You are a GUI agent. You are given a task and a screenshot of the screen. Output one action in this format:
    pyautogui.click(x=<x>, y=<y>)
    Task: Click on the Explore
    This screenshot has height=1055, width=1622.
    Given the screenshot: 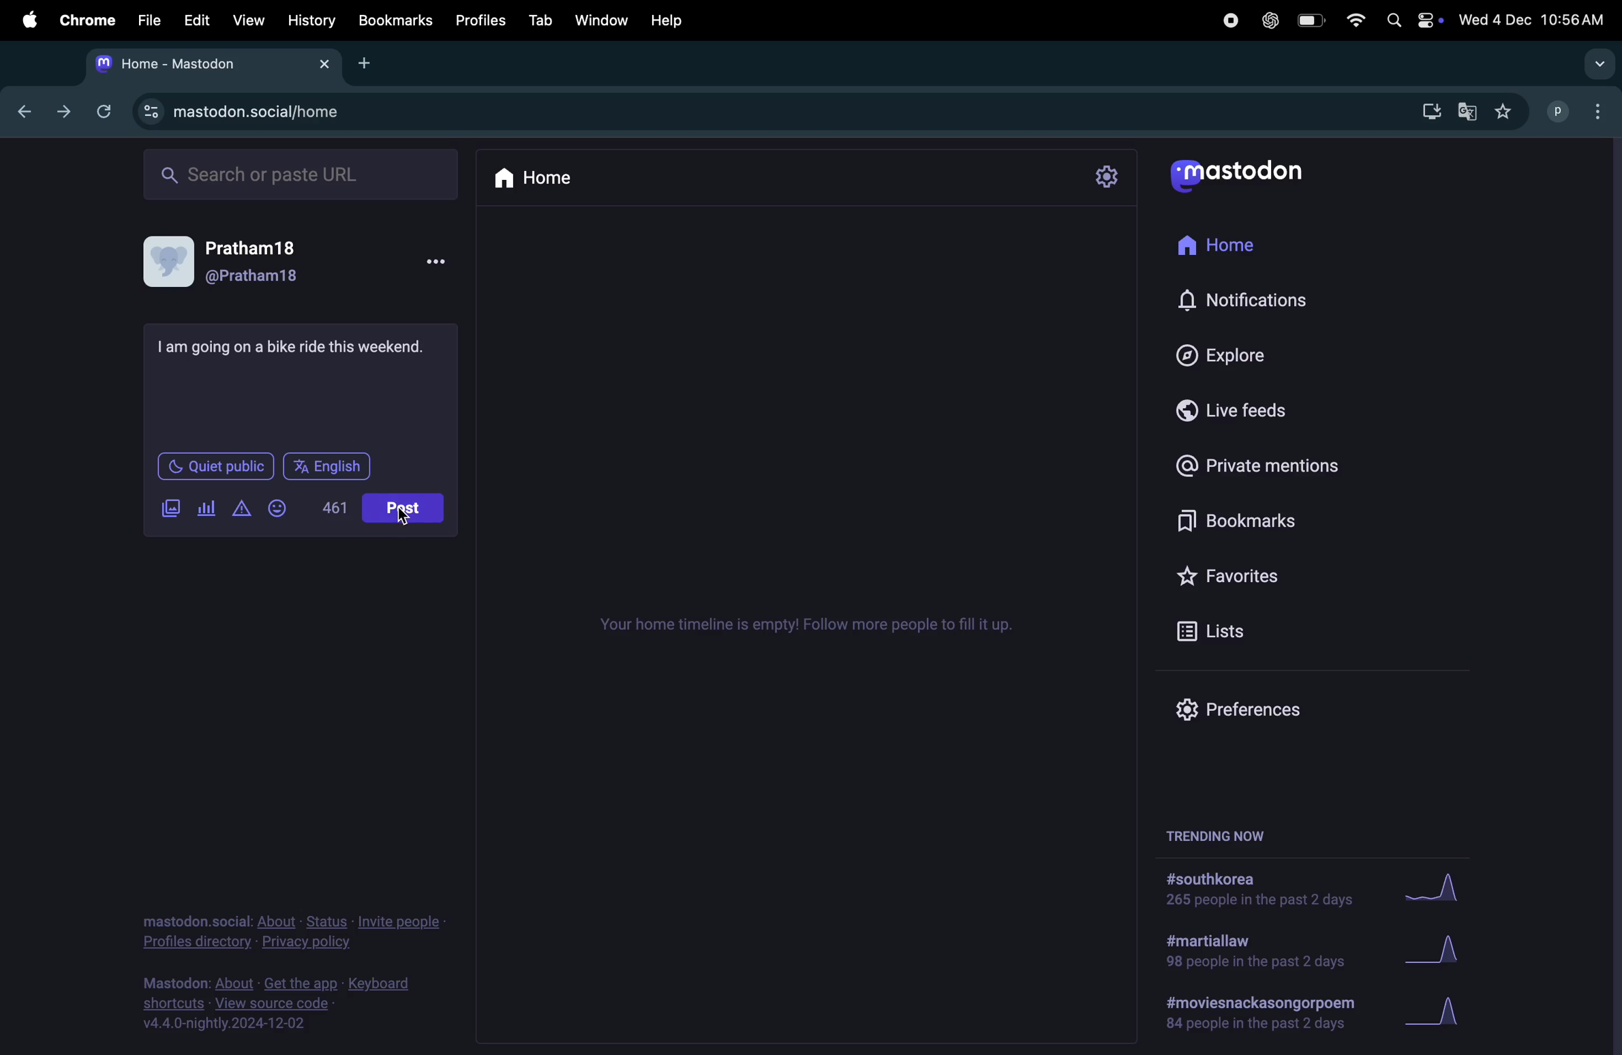 What is the action you would take?
    pyautogui.click(x=1230, y=354)
    